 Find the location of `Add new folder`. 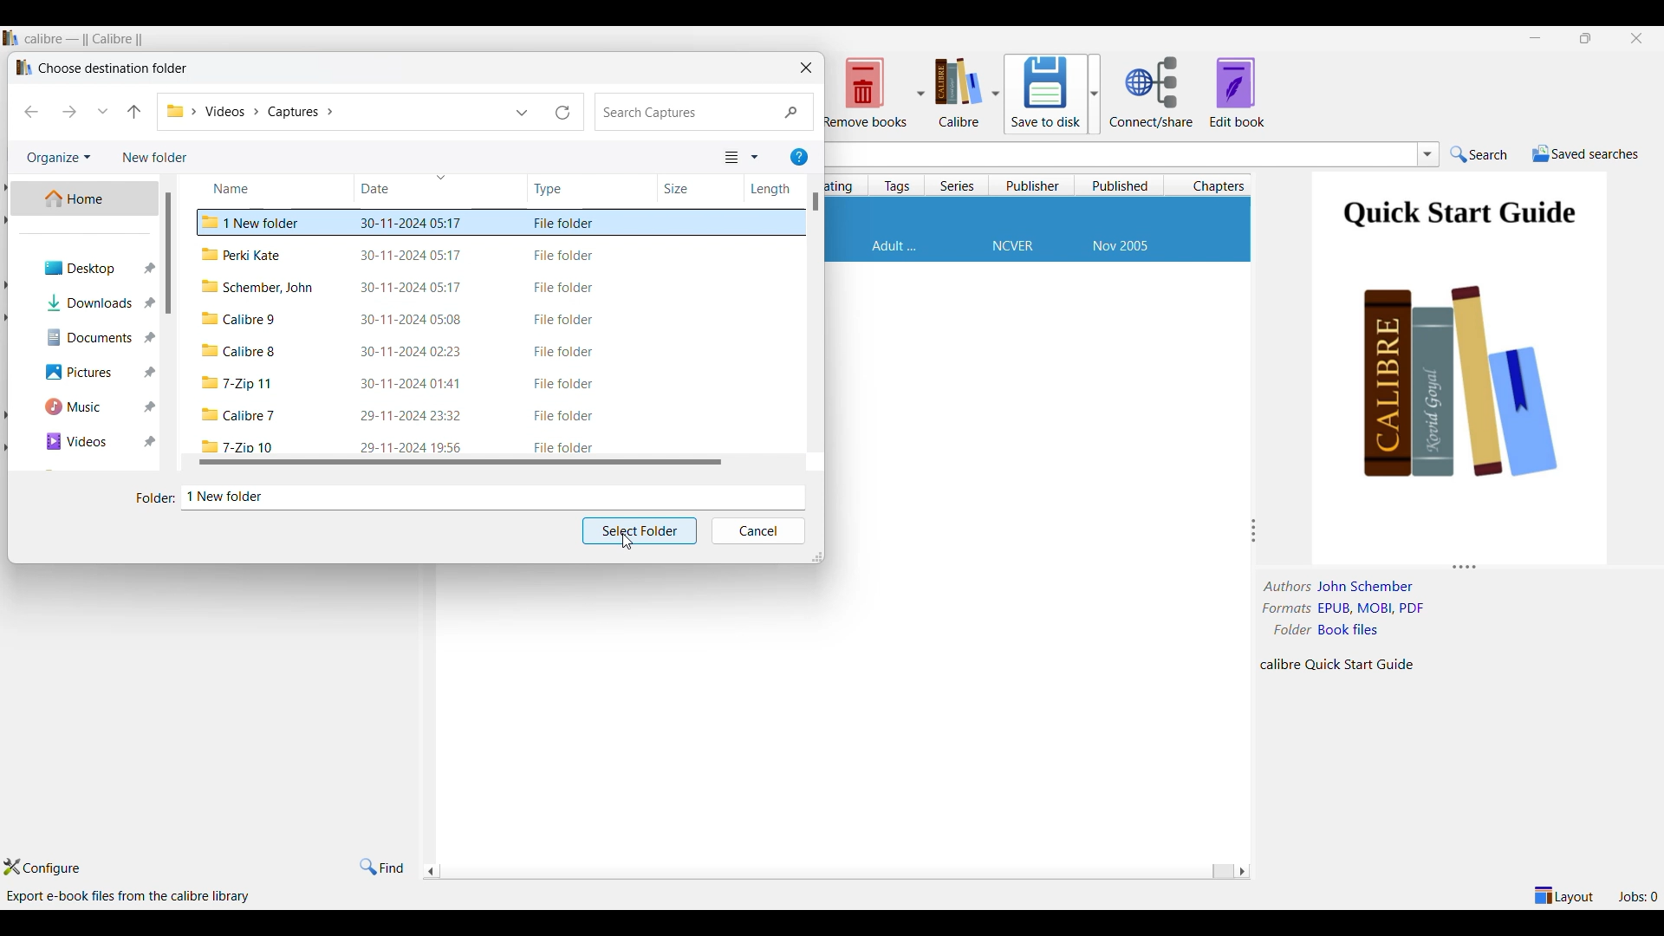

Add new folder is located at coordinates (155, 158).